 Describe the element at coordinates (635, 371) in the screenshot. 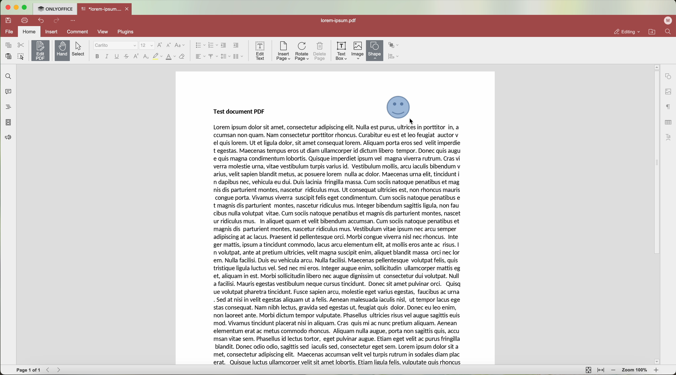

I see `zoom 100%` at that location.